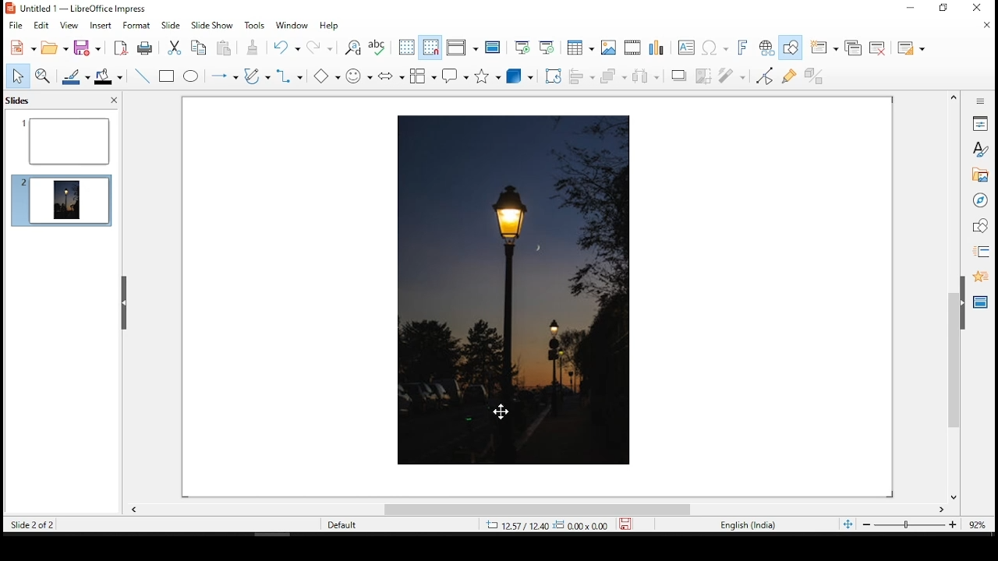 This screenshot has height=561, width=998. Describe the element at coordinates (819, 75) in the screenshot. I see `toggle extrusiuon` at that location.